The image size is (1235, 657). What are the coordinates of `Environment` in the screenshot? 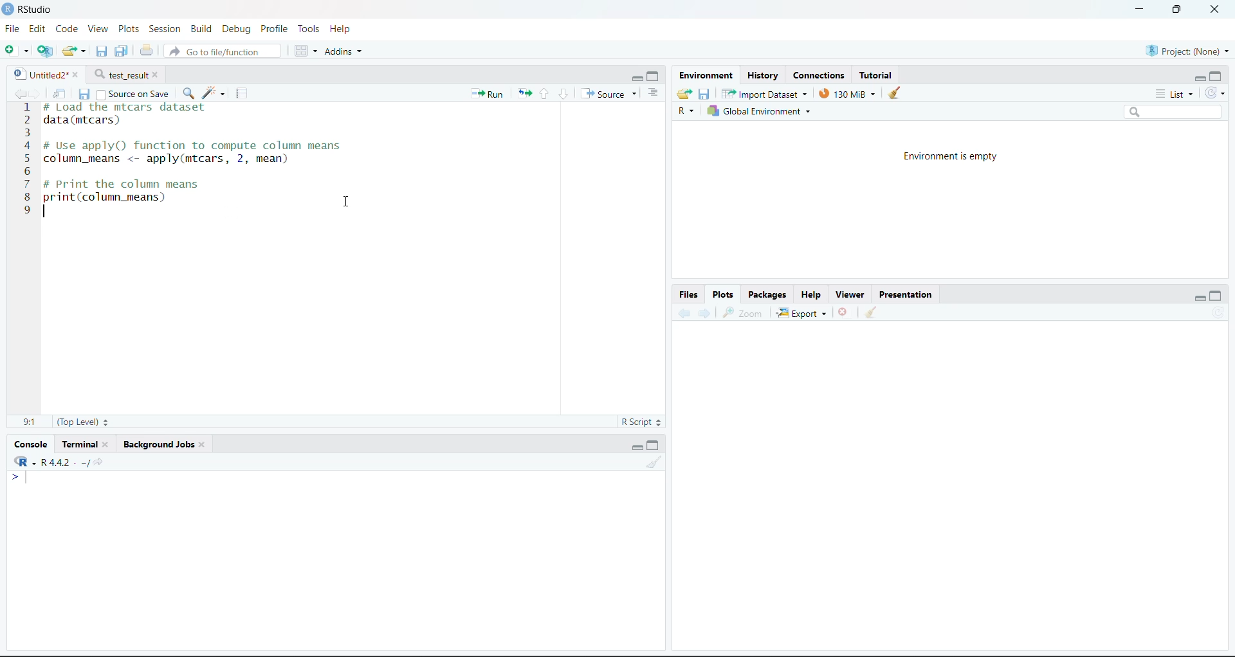 It's located at (707, 75).